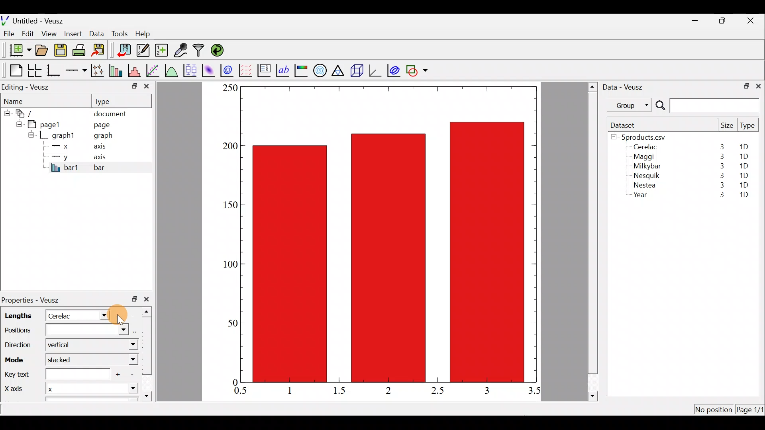  Describe the element at coordinates (645, 185) in the screenshot. I see `Nestea` at that location.